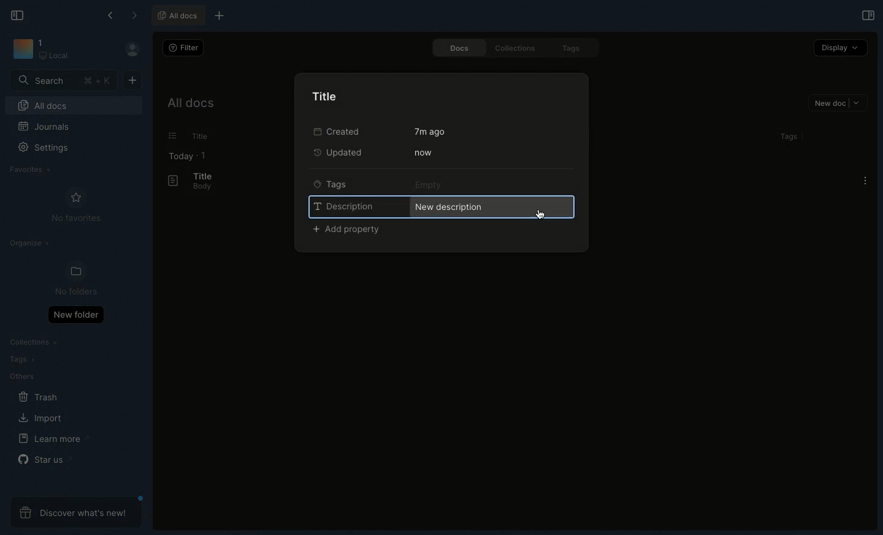  Describe the element at coordinates (137, 50) in the screenshot. I see `User` at that location.